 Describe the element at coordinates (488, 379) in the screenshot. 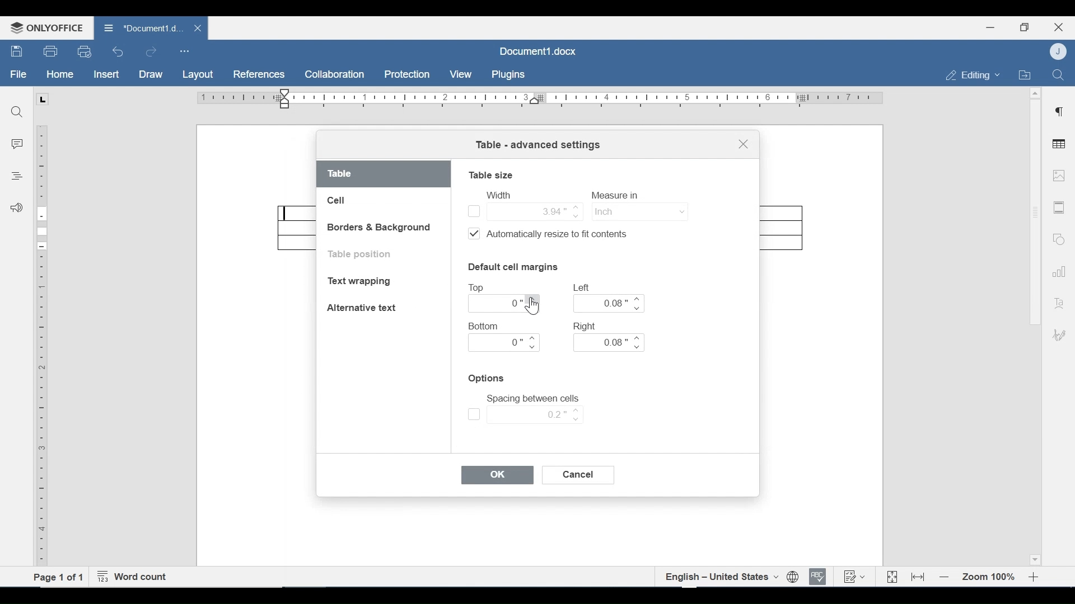

I see `Options` at that location.